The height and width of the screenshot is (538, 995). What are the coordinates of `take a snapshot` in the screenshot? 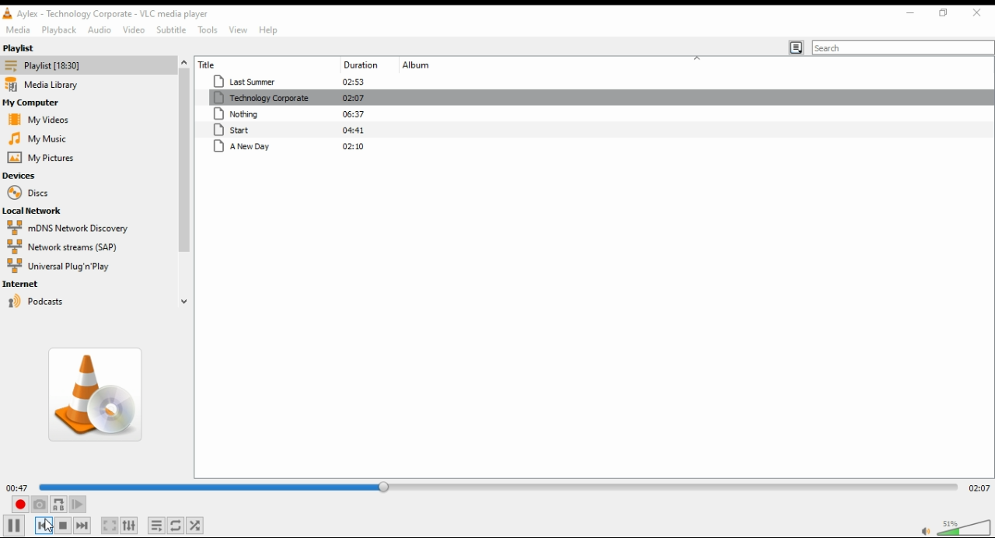 It's located at (39, 505).